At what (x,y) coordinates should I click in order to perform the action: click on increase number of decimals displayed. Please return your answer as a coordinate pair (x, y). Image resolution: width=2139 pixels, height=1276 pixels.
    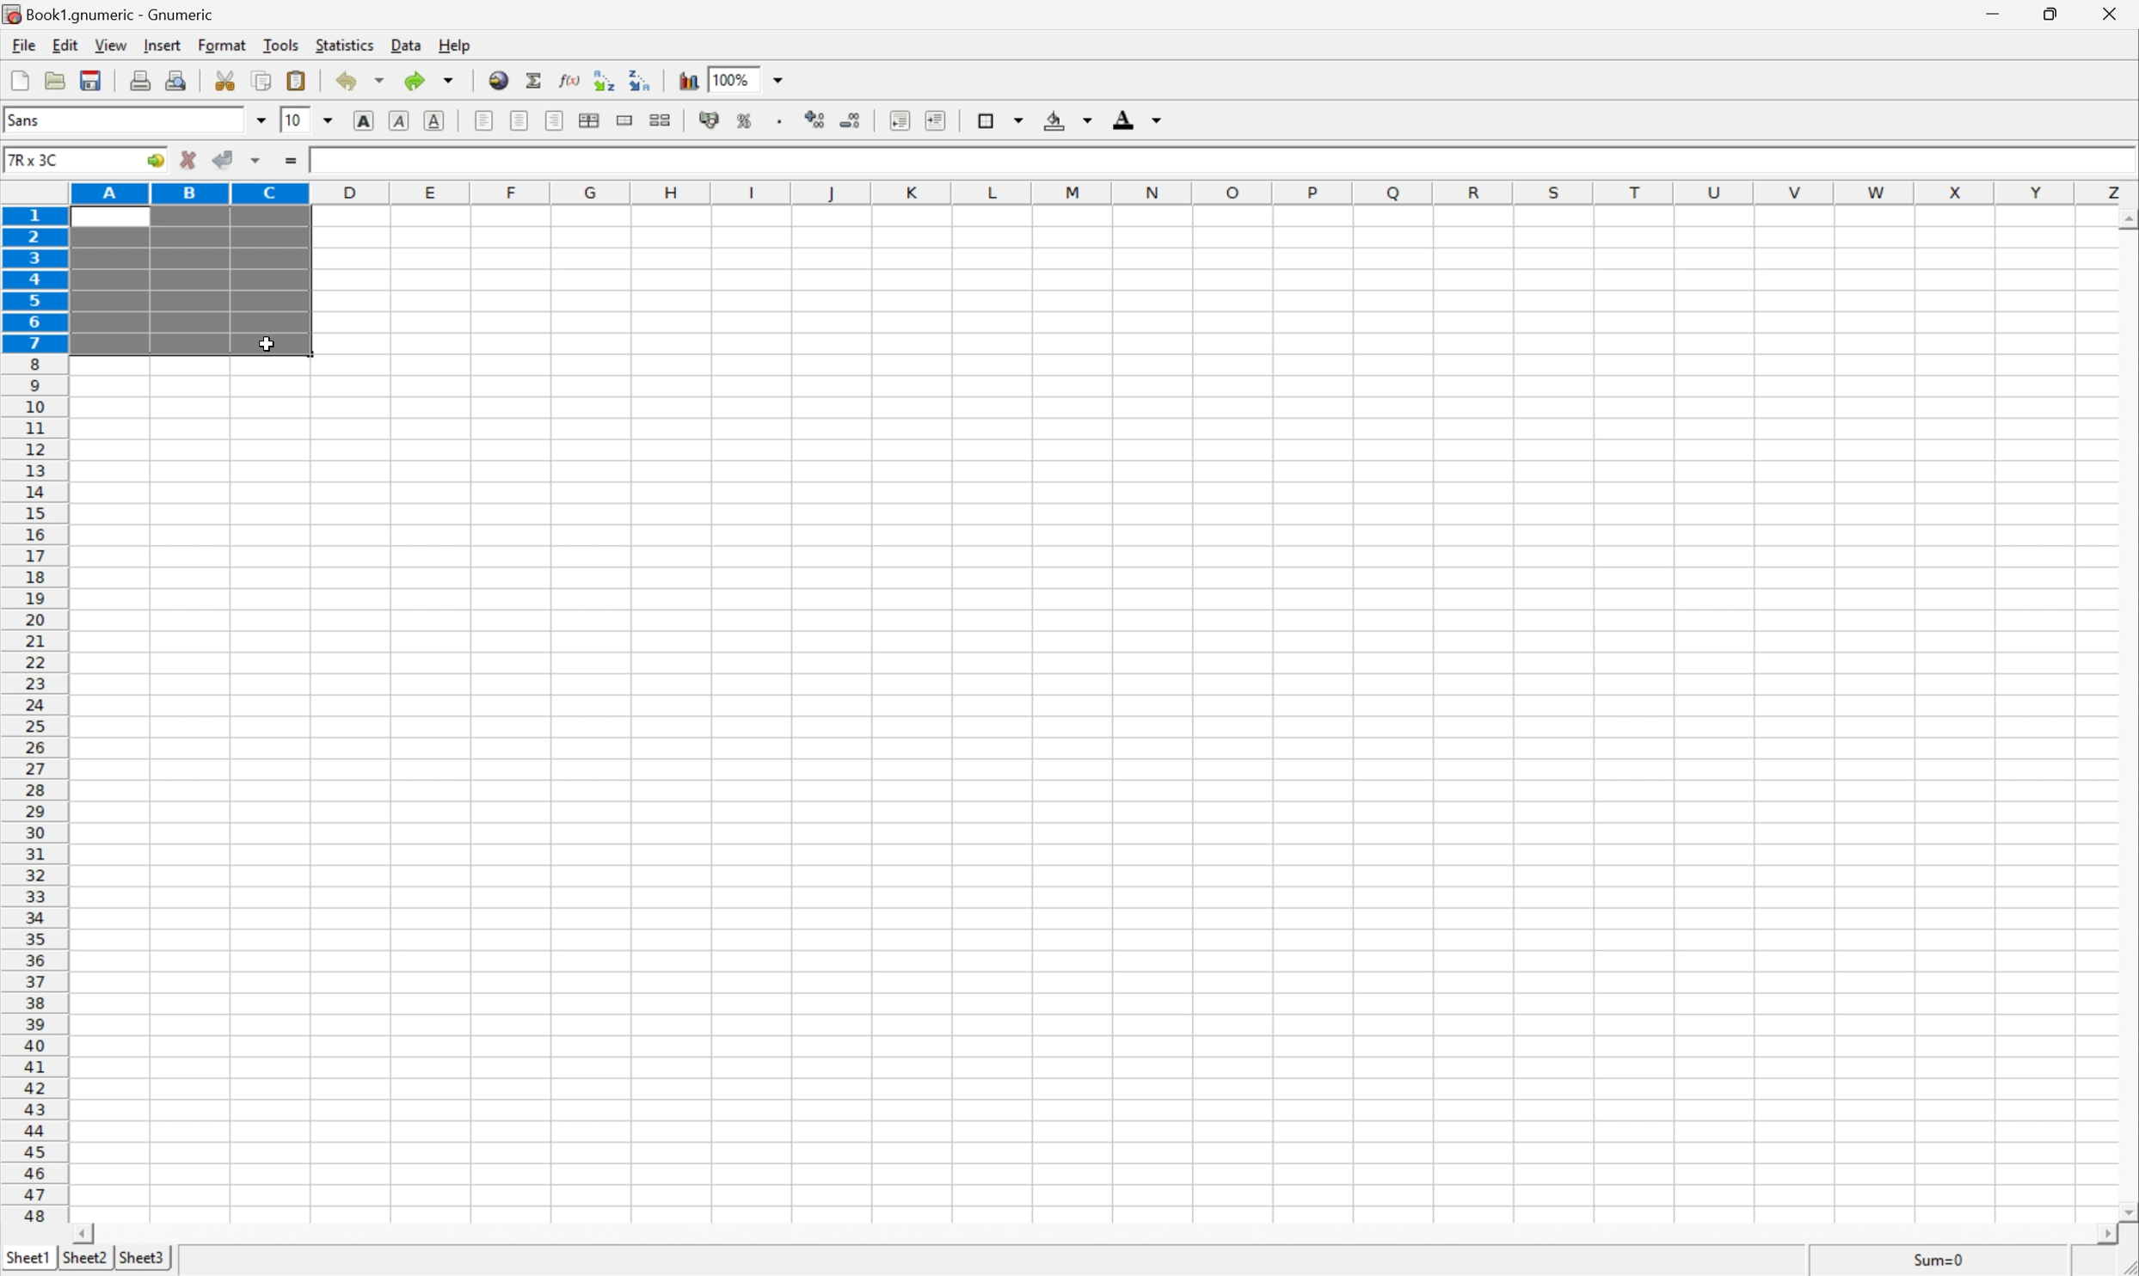
    Looking at the image, I should click on (818, 120).